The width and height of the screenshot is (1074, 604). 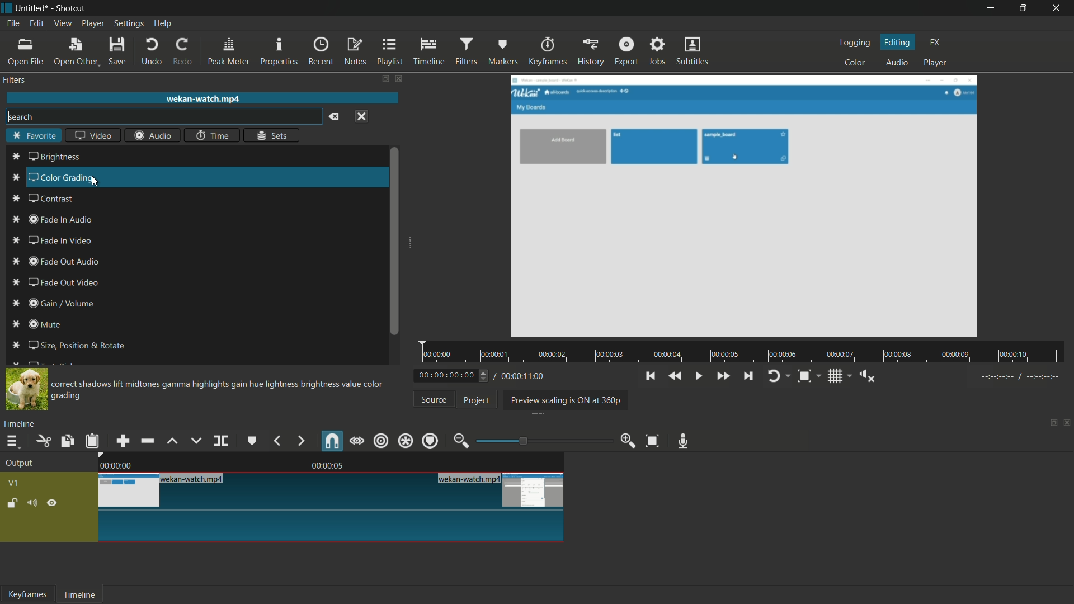 I want to click on properties, so click(x=279, y=51).